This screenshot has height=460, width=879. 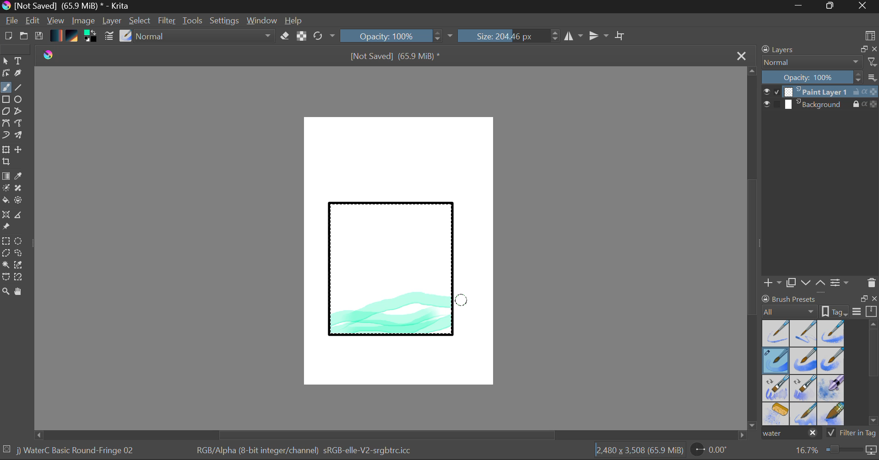 What do you see at coordinates (802, 6) in the screenshot?
I see `Restore Down` at bounding box center [802, 6].